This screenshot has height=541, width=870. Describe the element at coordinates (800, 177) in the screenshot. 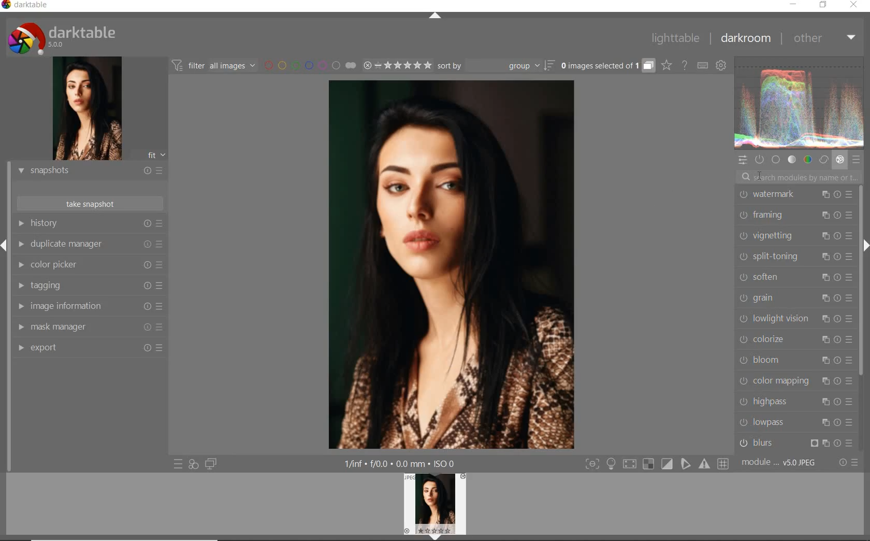

I see `search modules by name` at that location.